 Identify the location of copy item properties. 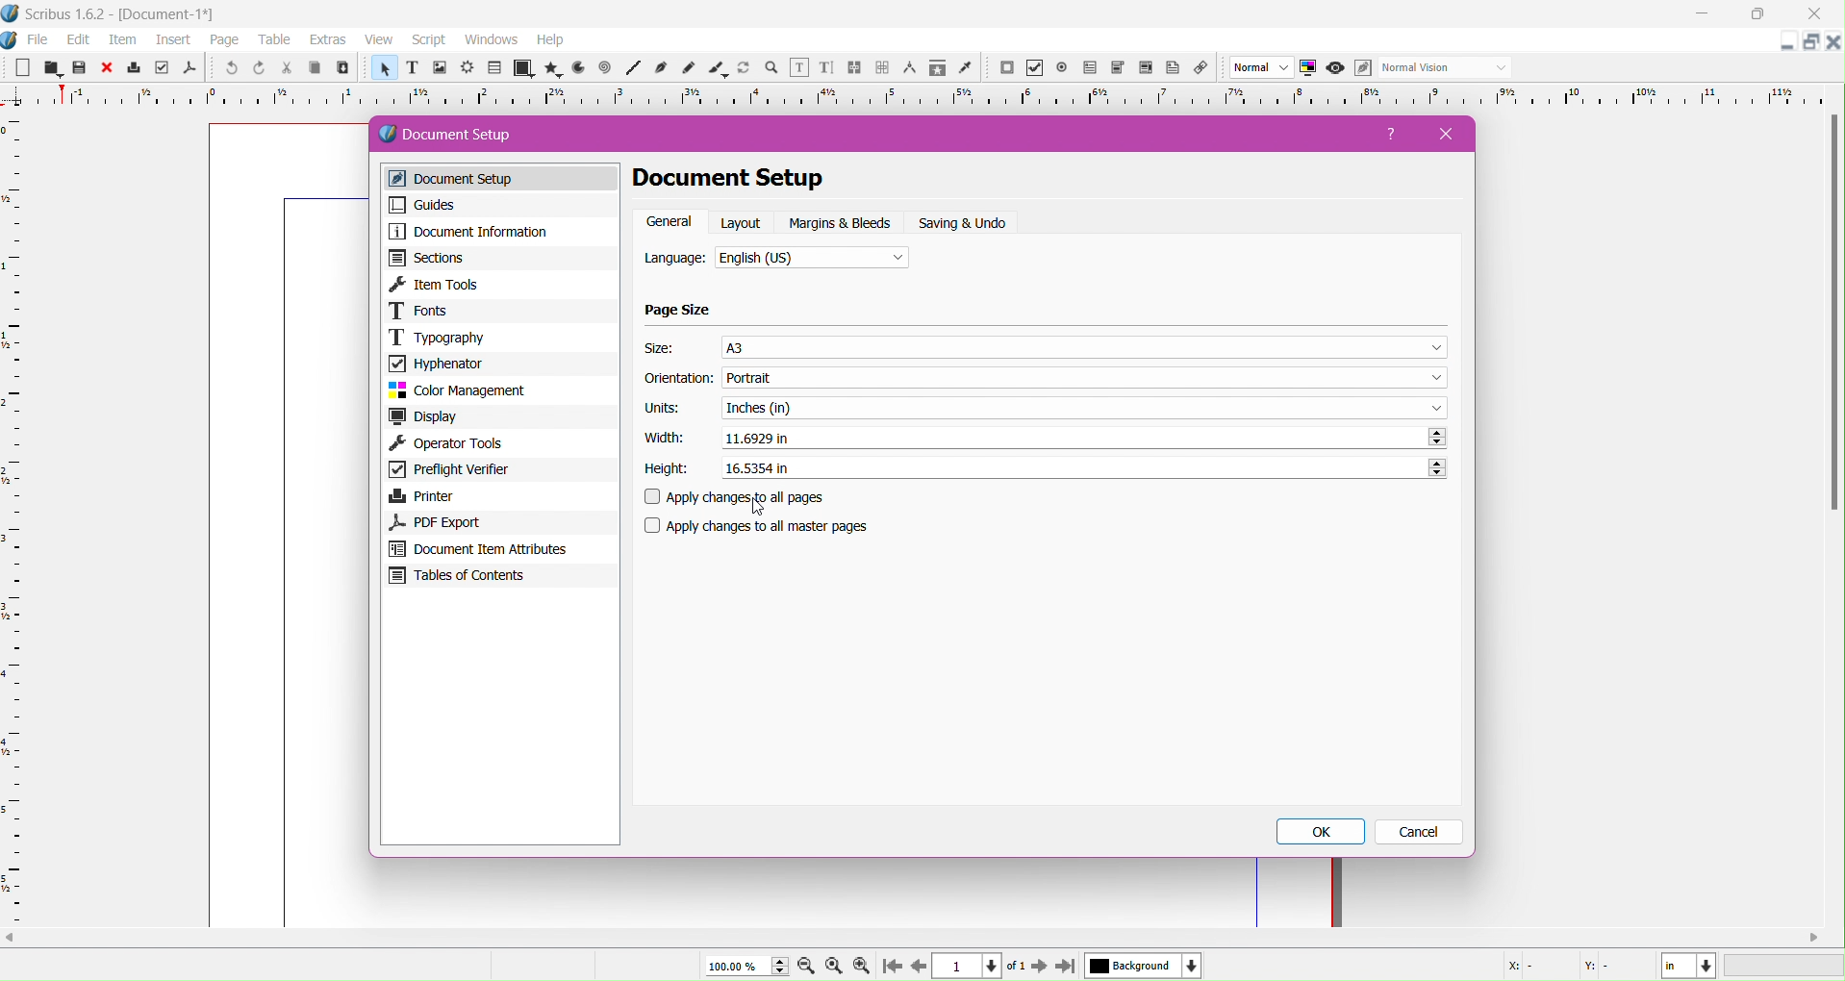
(937, 70).